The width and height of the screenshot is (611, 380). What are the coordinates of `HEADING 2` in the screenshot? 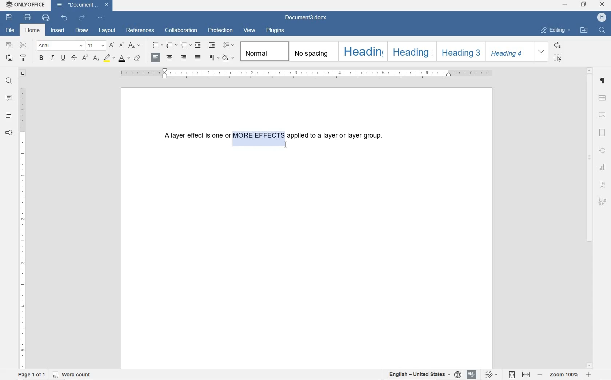 It's located at (410, 51).